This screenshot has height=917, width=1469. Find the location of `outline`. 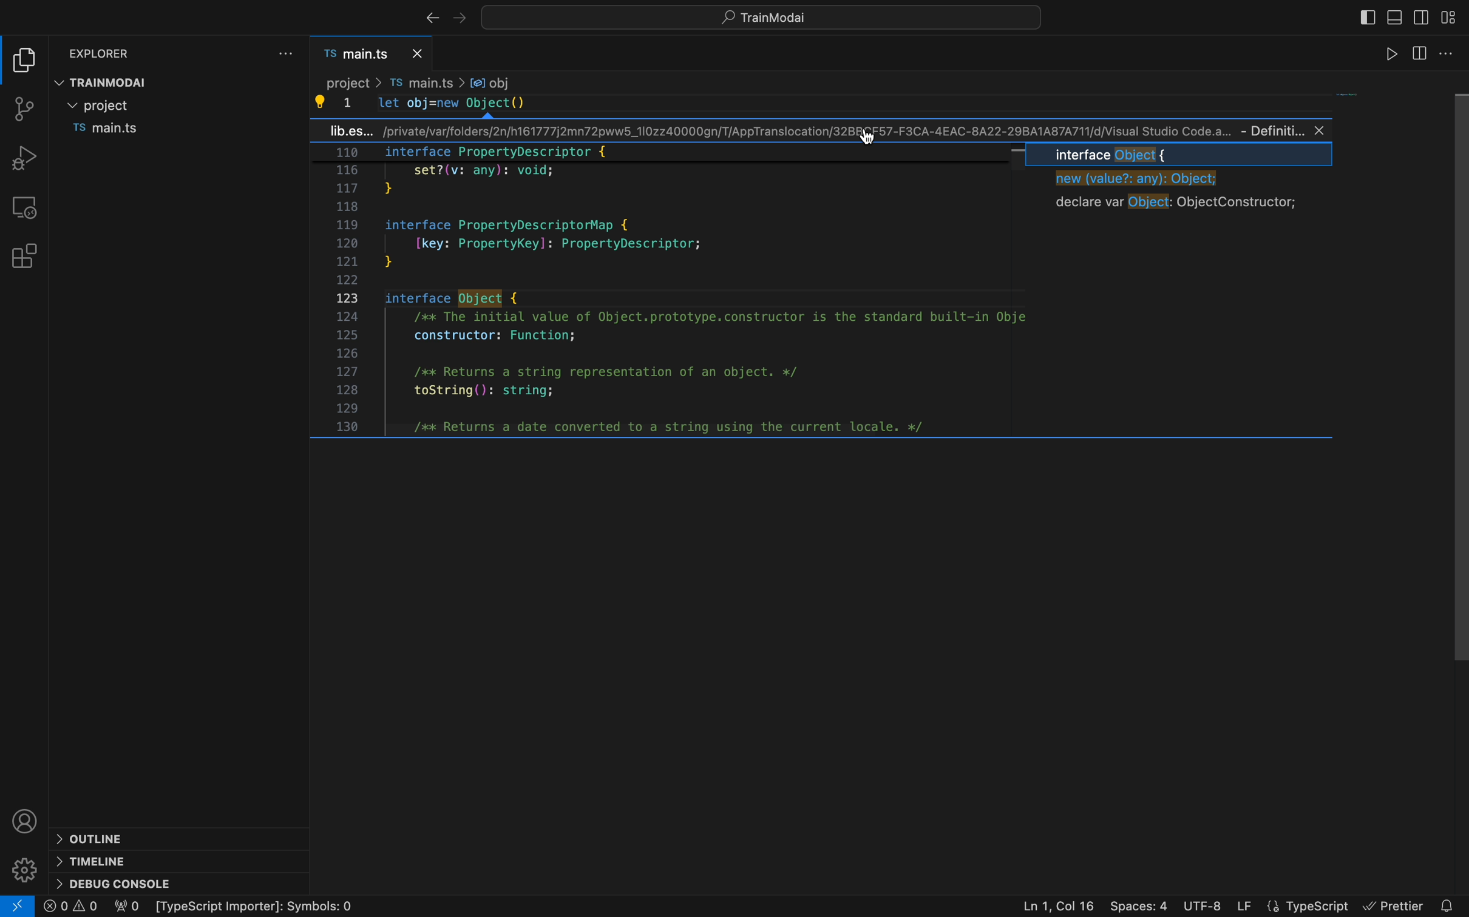

outline is located at coordinates (95, 840).